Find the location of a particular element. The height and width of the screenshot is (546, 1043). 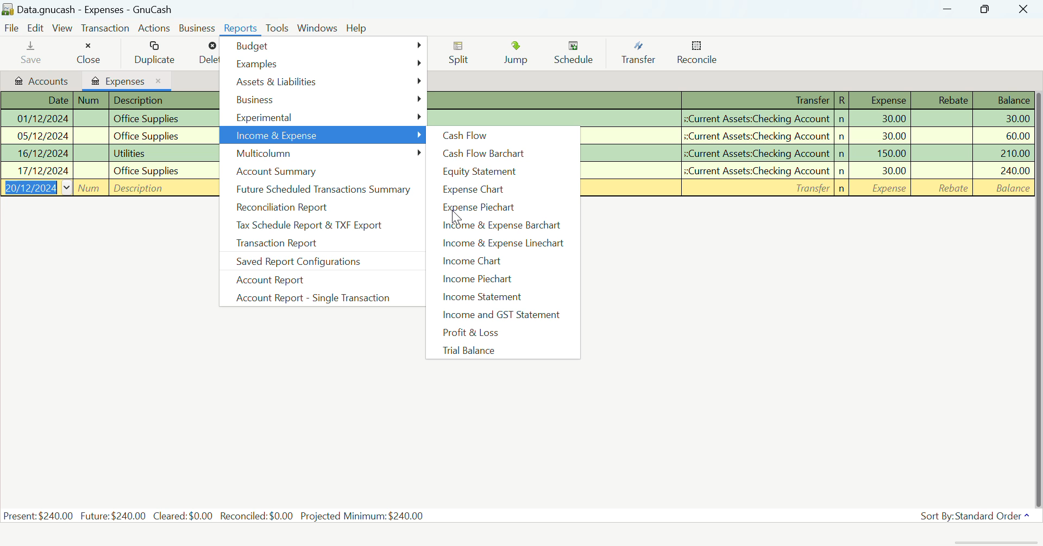

Restore Down is located at coordinates (948, 9).